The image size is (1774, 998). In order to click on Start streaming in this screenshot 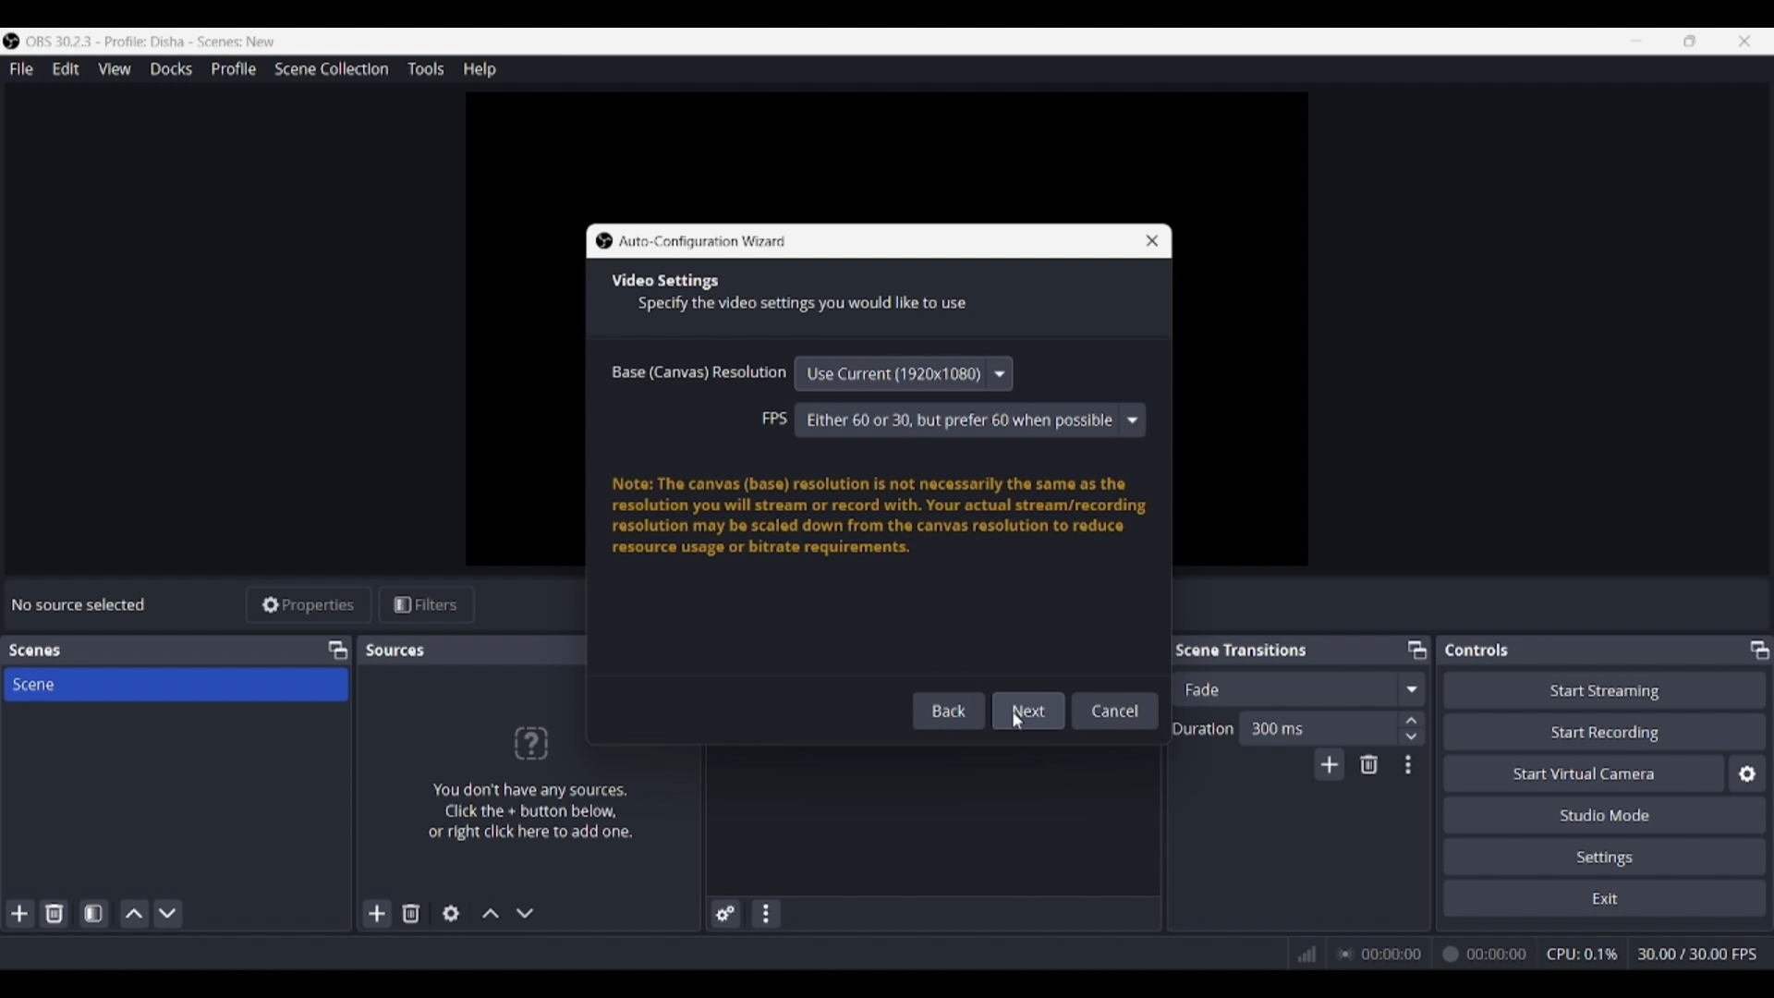, I will do `click(1606, 689)`.